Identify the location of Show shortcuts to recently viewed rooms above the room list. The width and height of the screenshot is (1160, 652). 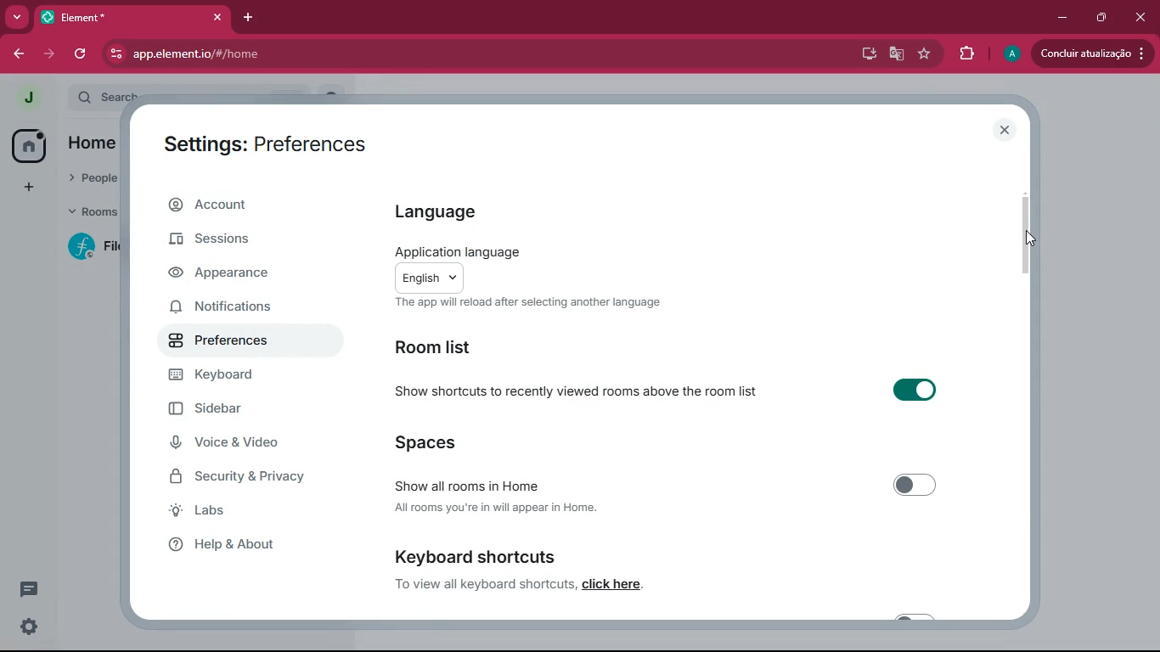
(688, 397).